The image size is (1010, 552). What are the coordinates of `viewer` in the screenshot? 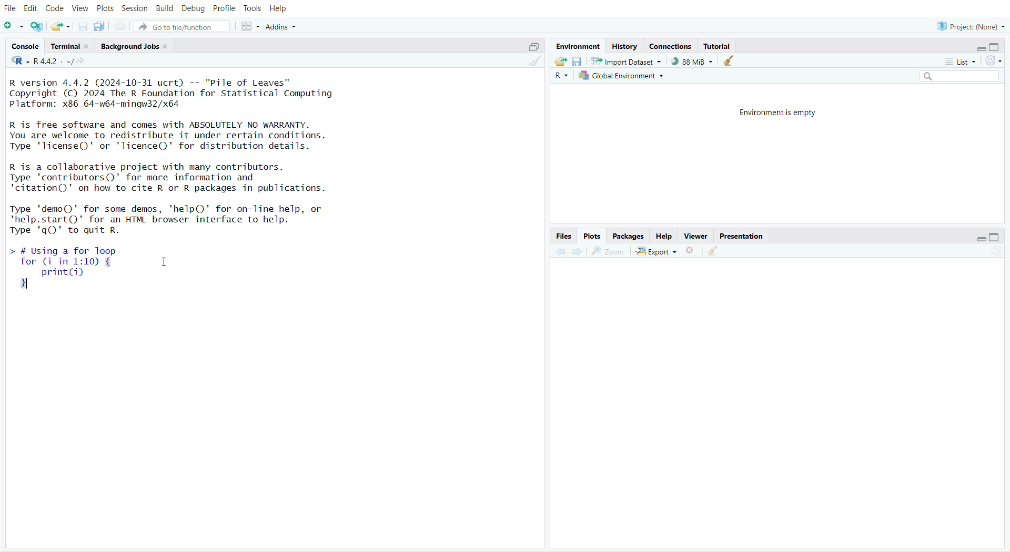 It's located at (697, 236).